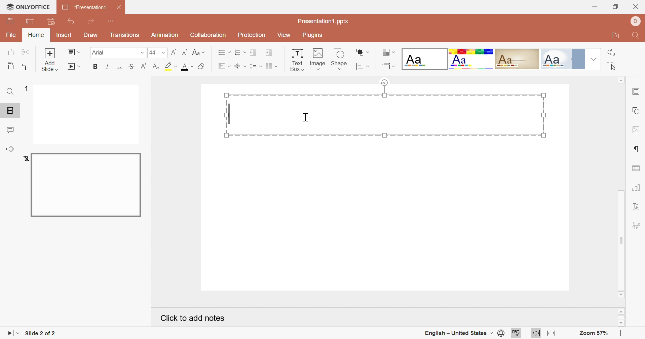 The width and height of the screenshot is (645, 339). Describe the element at coordinates (363, 51) in the screenshot. I see `Arrange shape` at that location.